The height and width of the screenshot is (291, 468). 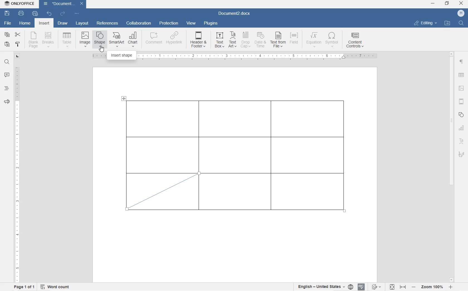 I want to click on TEXT BOX, so click(x=219, y=41).